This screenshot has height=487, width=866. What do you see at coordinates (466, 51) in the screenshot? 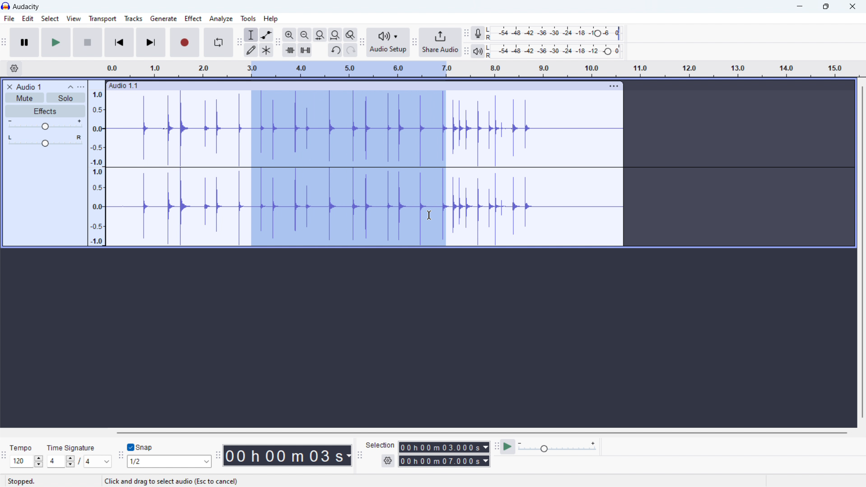
I see `playback meter toolbar` at bounding box center [466, 51].